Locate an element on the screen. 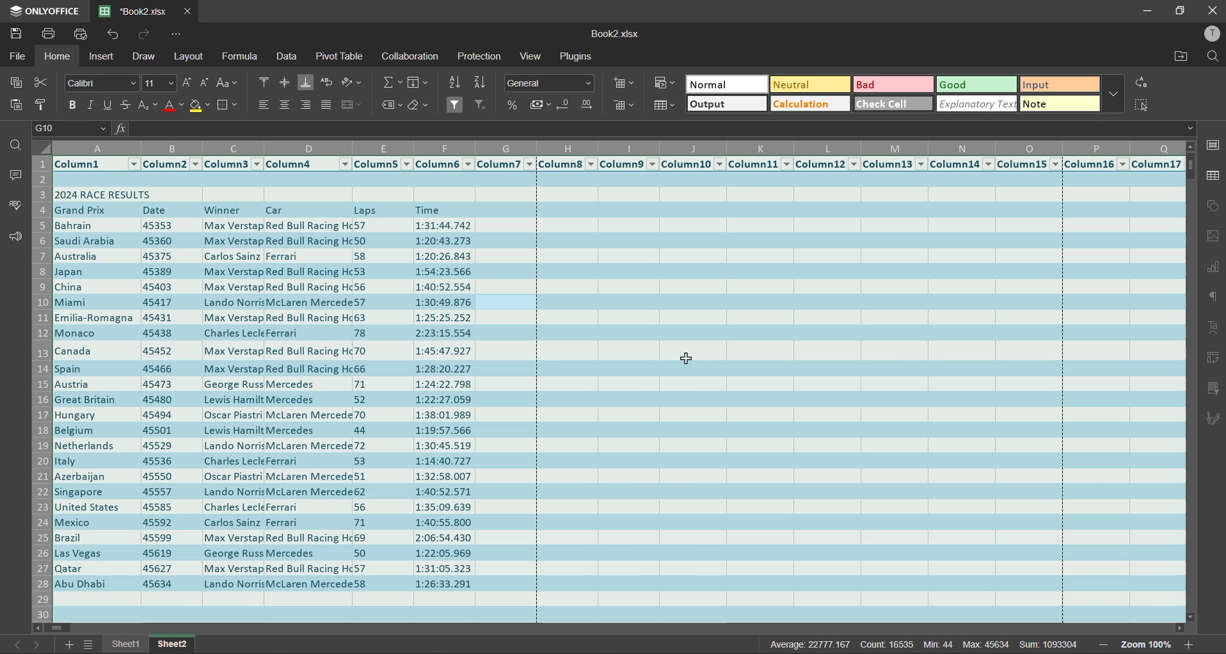 Image resolution: width=1226 pixels, height=654 pixels. increment size is located at coordinates (188, 83).